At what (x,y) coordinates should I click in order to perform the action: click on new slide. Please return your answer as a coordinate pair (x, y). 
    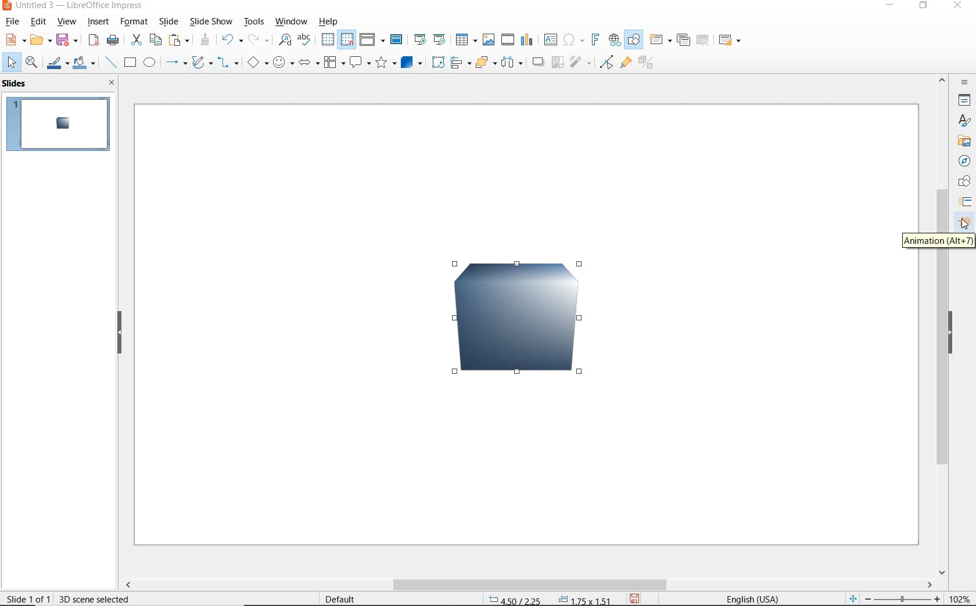
    Looking at the image, I should click on (660, 41).